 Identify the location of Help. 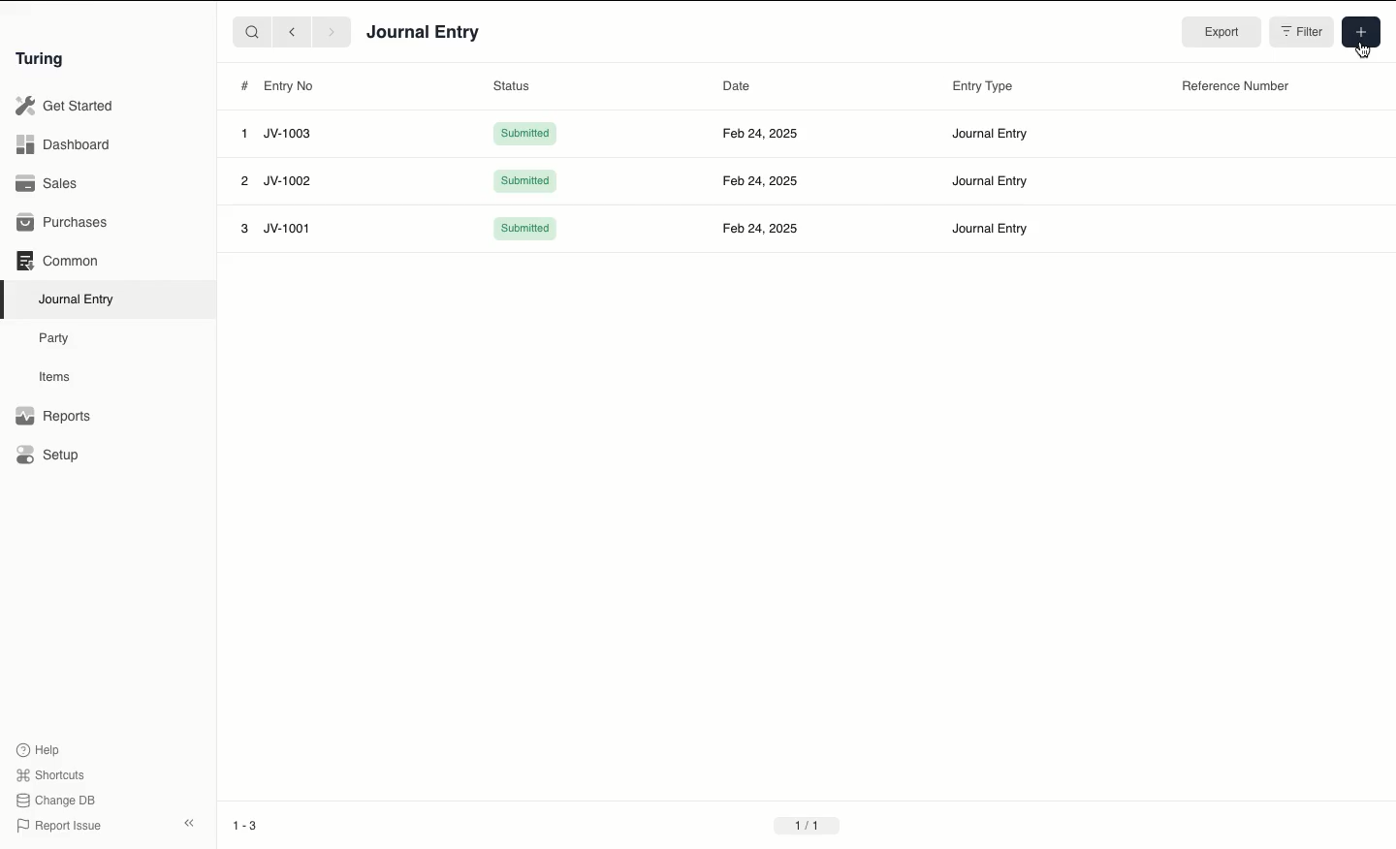
(39, 750).